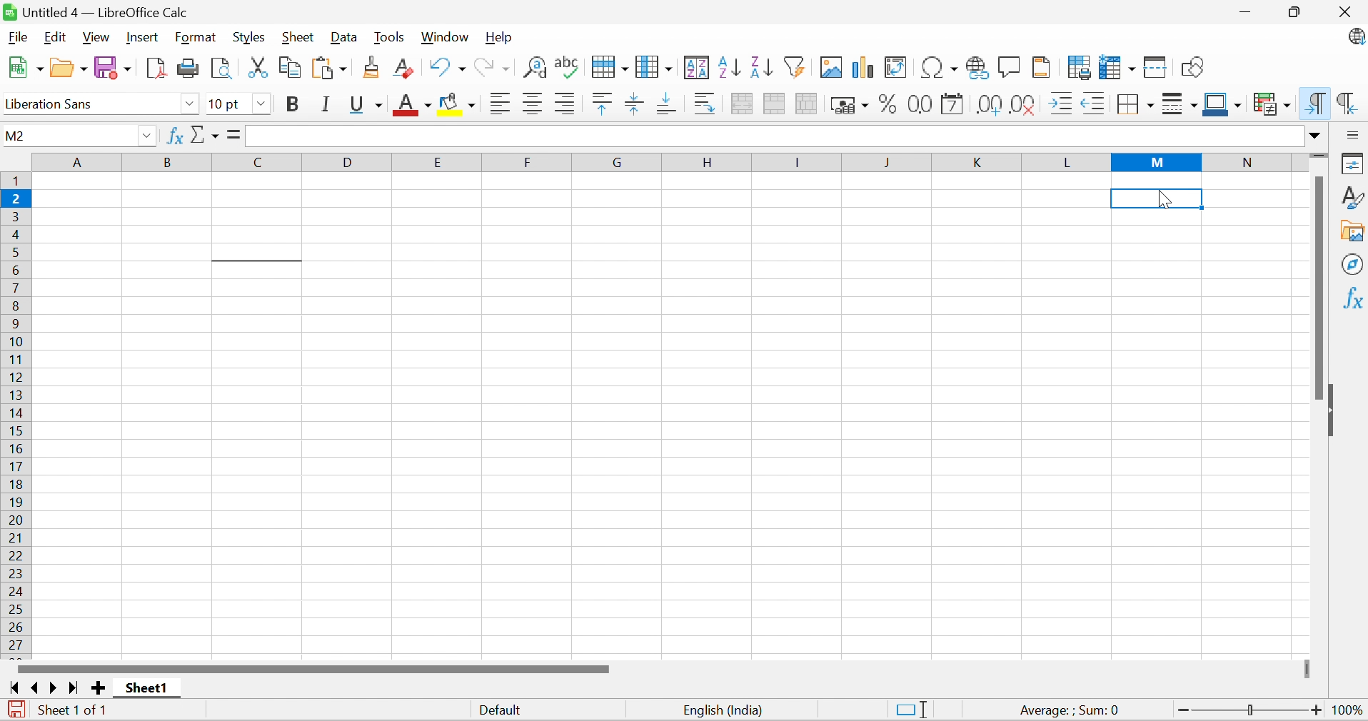 Image resolution: width=1368 pixels, height=721 pixels. I want to click on Print, so click(189, 68).